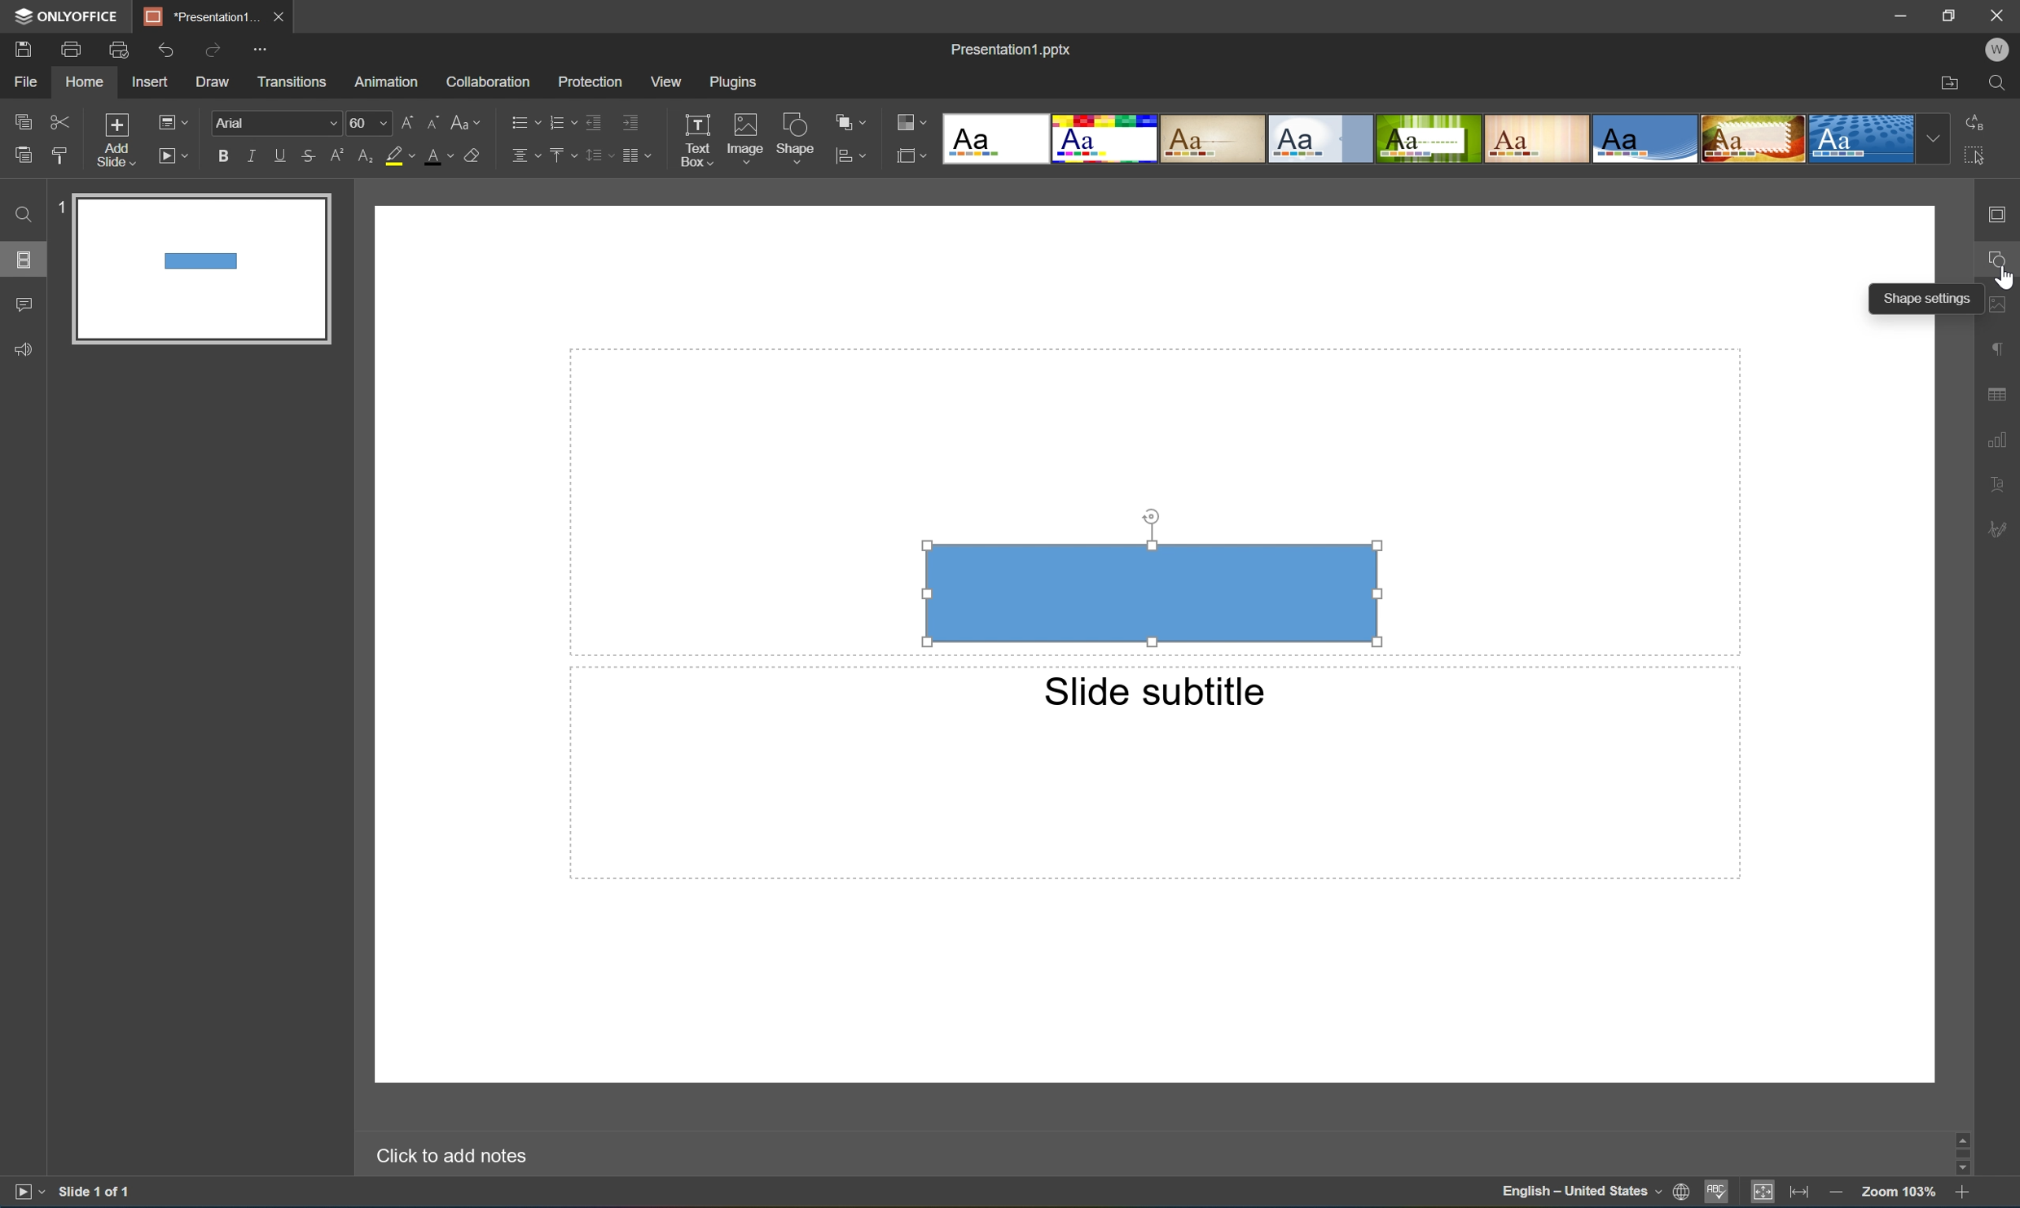 This screenshot has height=1208, width=2020. Describe the element at coordinates (335, 155) in the screenshot. I see `Superscript` at that location.